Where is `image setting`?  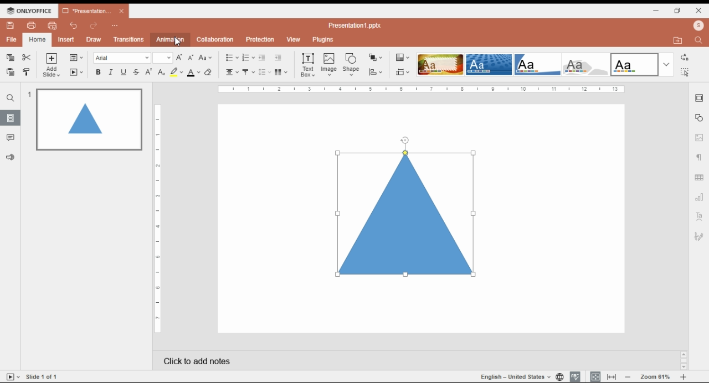
image setting is located at coordinates (700, 138).